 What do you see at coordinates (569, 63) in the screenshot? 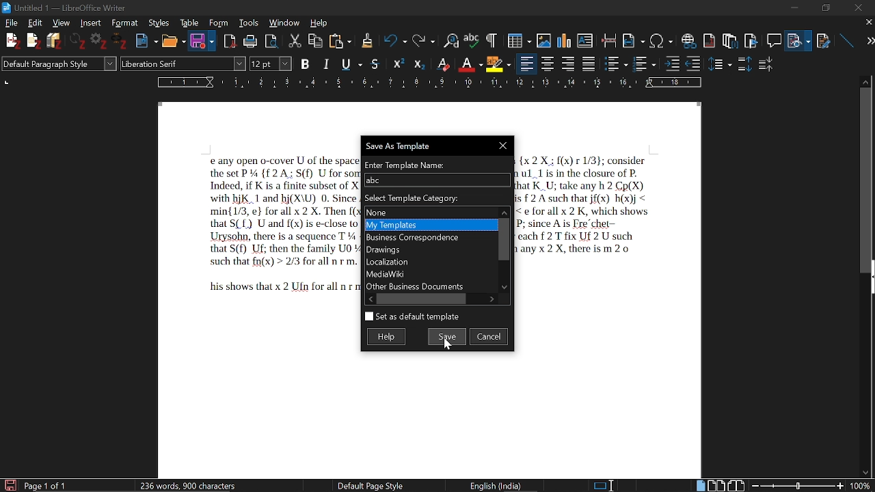
I see `Align right` at bounding box center [569, 63].